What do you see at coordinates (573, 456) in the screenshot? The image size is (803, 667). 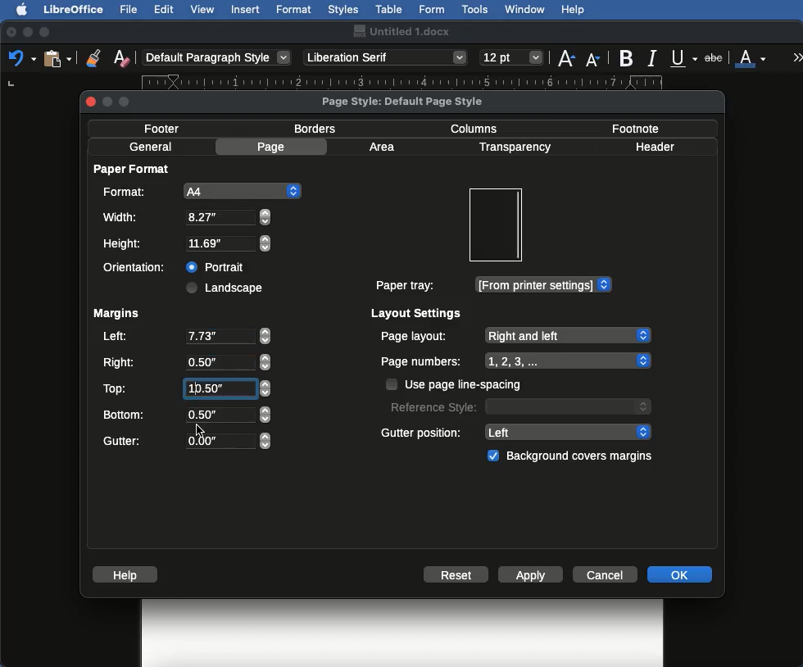 I see `Background covers margins` at bounding box center [573, 456].